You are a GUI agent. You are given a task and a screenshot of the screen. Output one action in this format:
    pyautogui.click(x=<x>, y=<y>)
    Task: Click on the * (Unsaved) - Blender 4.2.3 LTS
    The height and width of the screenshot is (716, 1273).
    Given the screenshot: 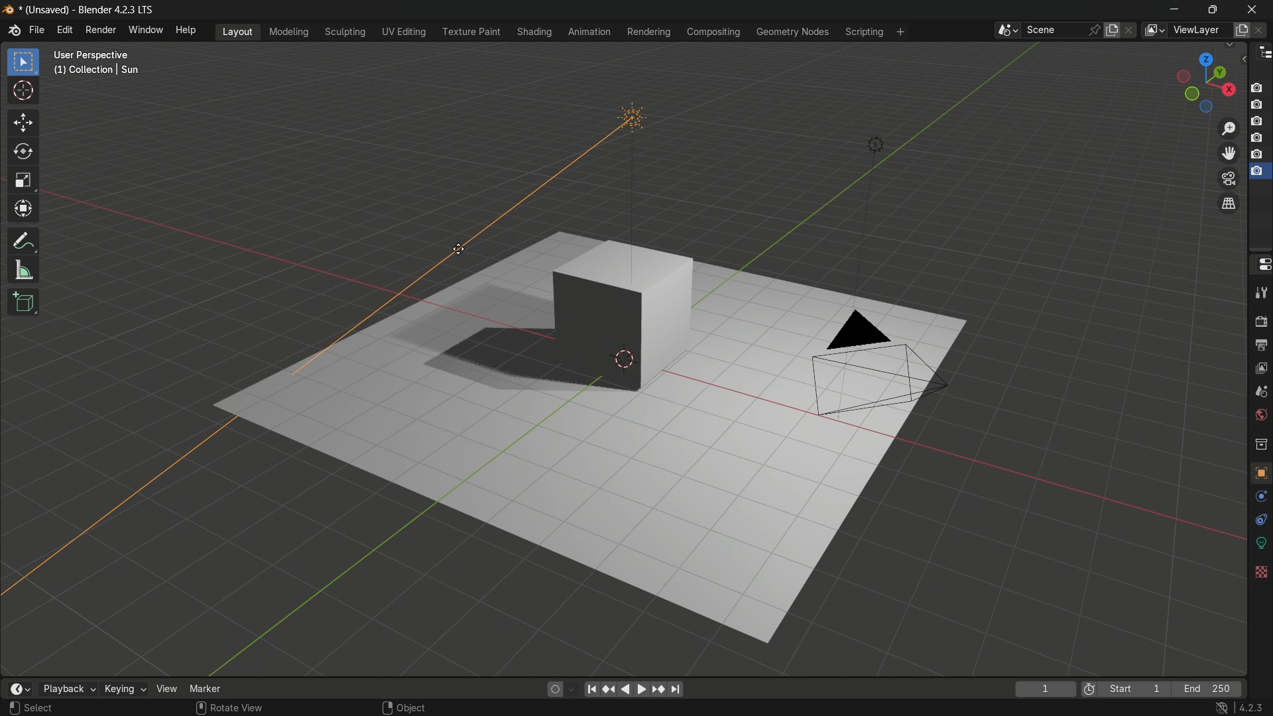 What is the action you would take?
    pyautogui.click(x=89, y=11)
    